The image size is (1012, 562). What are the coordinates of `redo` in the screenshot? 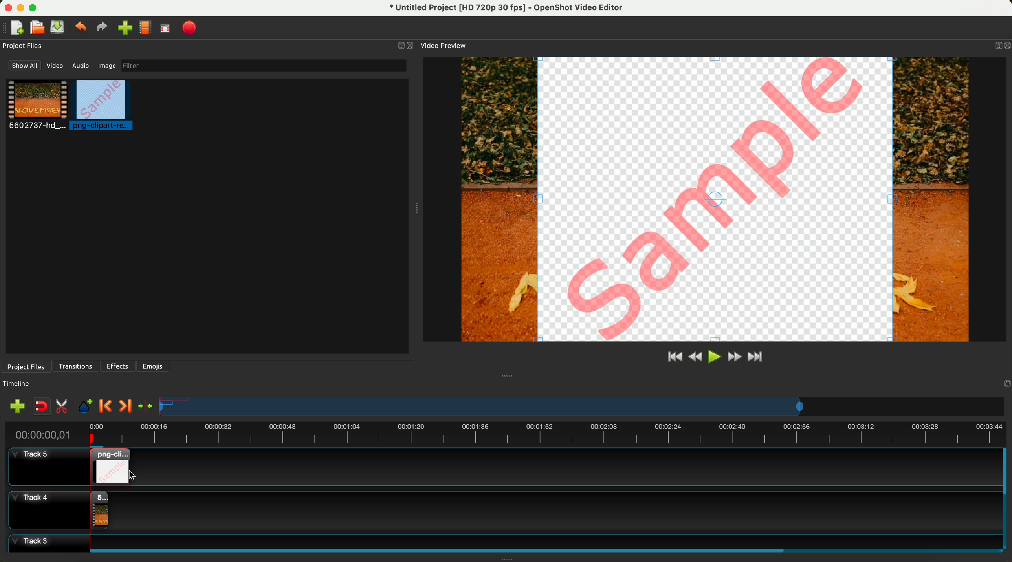 It's located at (104, 28).